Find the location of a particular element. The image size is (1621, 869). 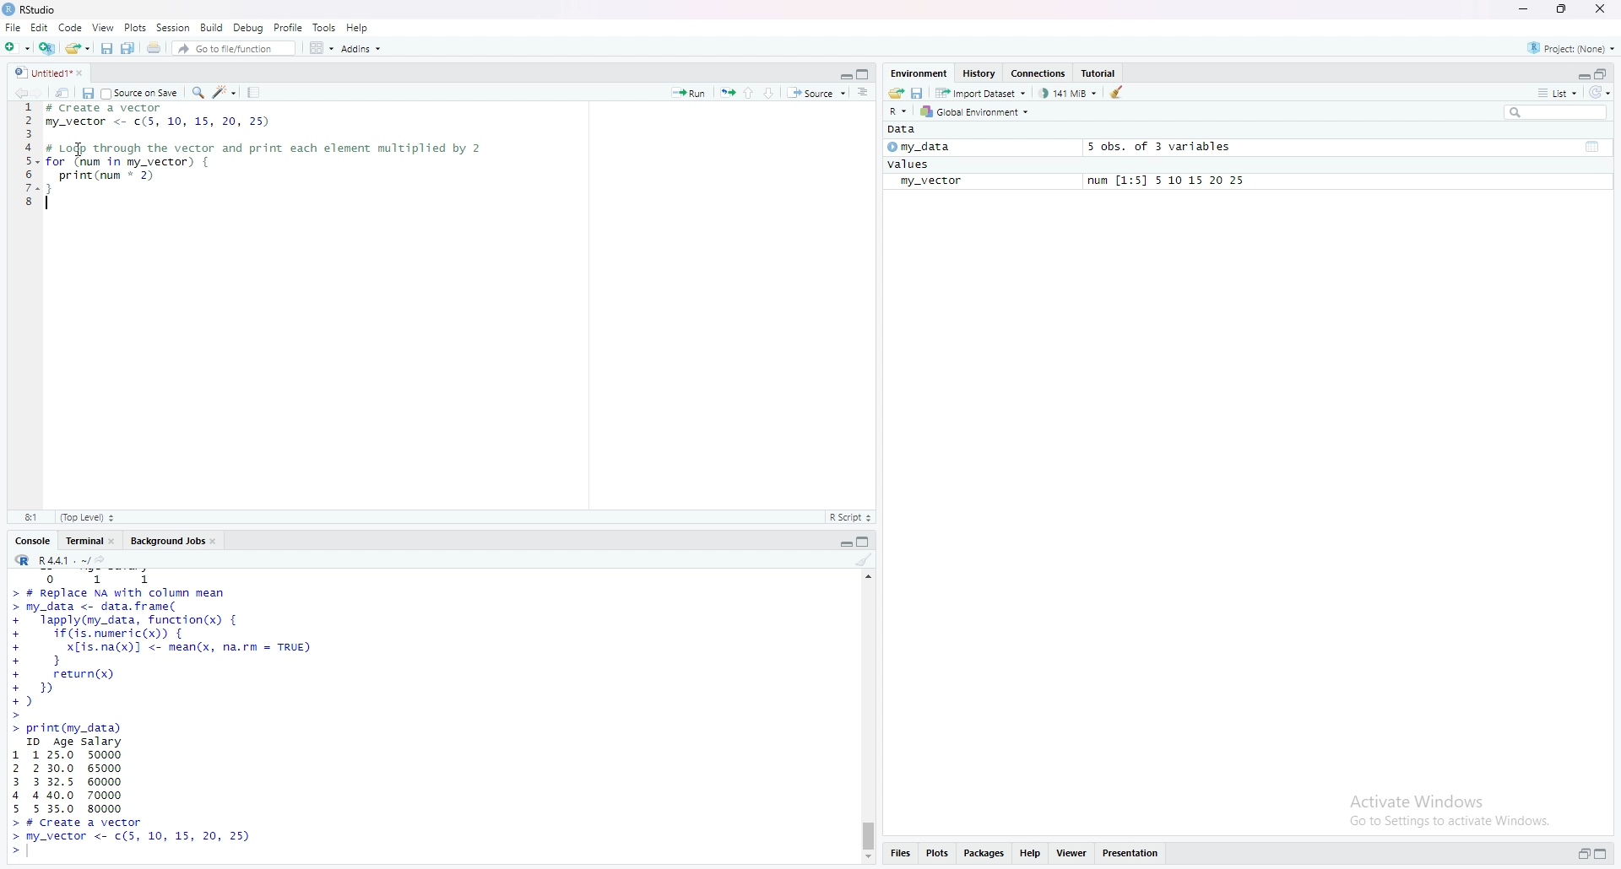

session is located at coordinates (174, 27).